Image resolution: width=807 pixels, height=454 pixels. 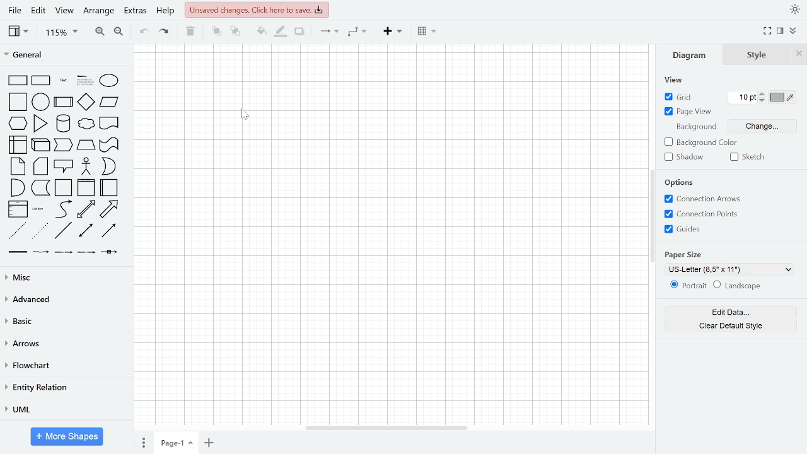 I want to click on sketch, so click(x=750, y=157).